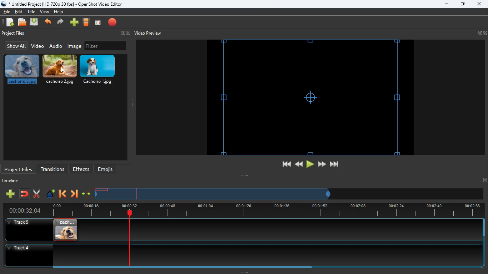 The height and width of the screenshot is (274, 488). Describe the element at coordinates (310, 97) in the screenshot. I see `screen` at that location.